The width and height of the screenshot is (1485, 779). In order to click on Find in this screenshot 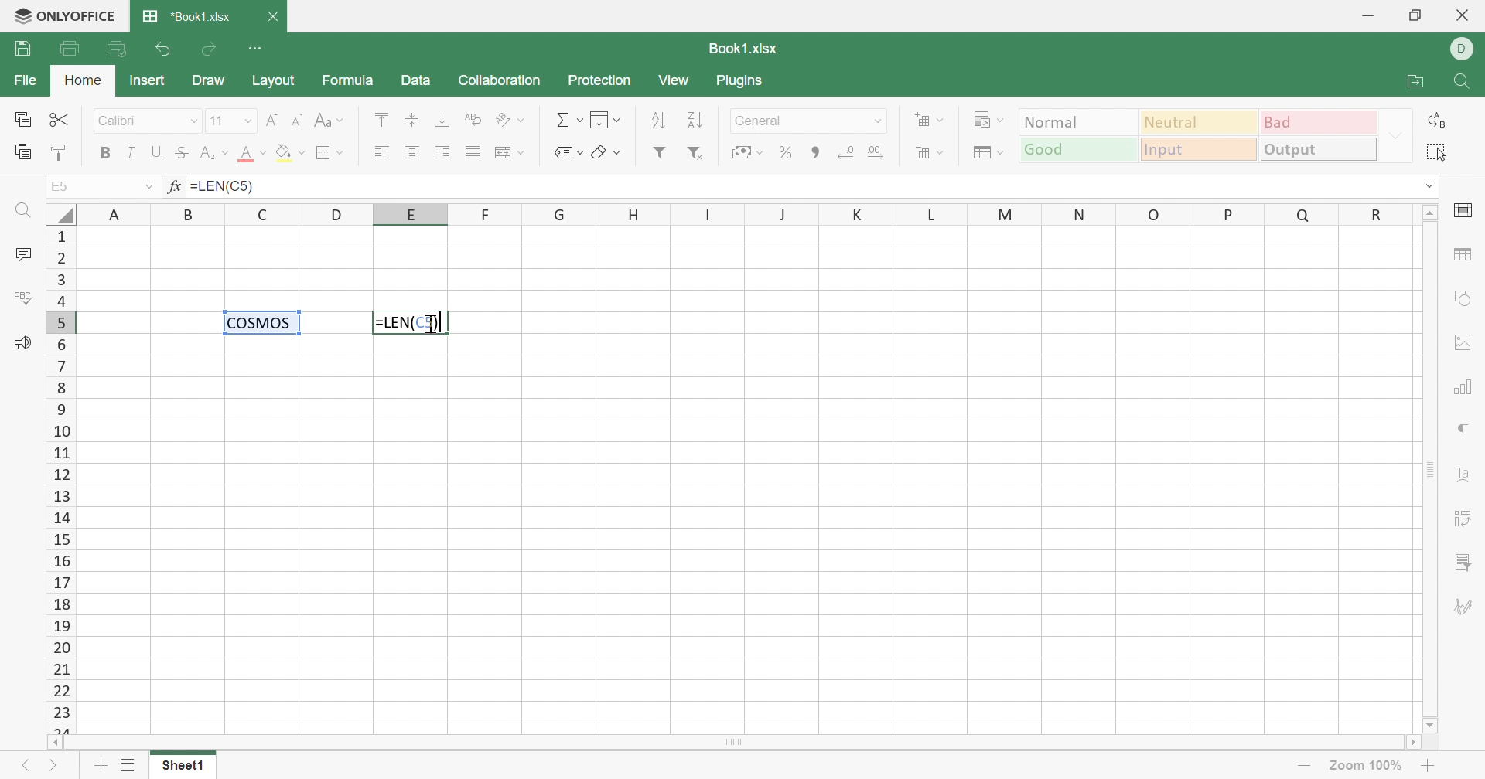, I will do `click(1463, 83)`.